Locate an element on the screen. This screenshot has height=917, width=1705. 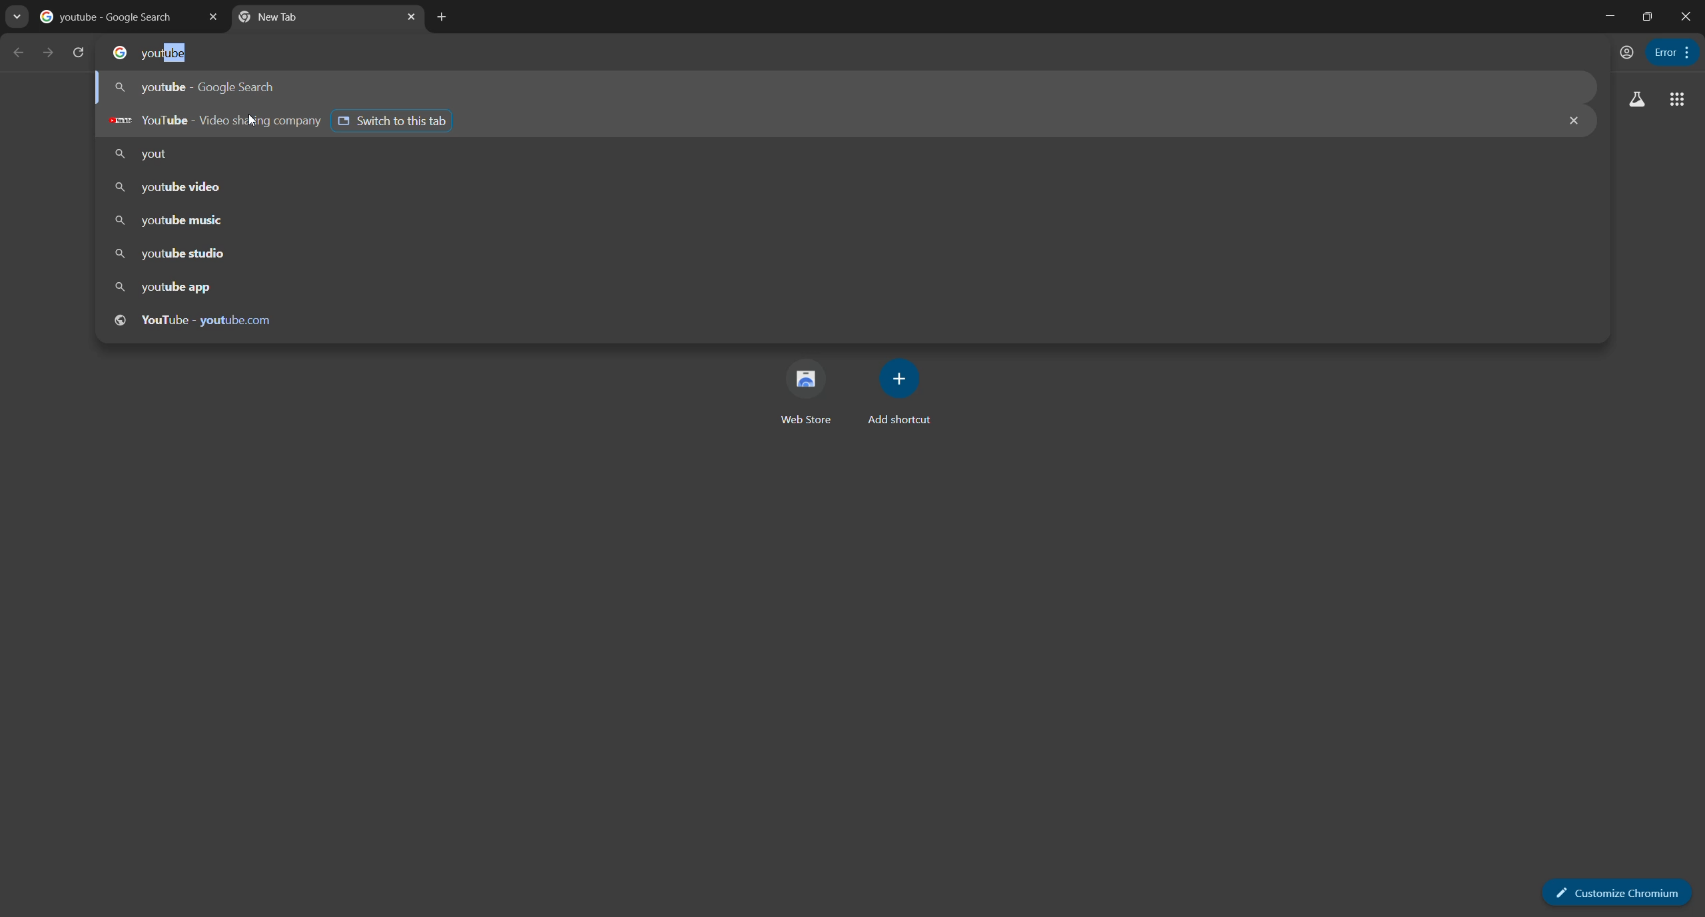
new tab is located at coordinates (310, 20).